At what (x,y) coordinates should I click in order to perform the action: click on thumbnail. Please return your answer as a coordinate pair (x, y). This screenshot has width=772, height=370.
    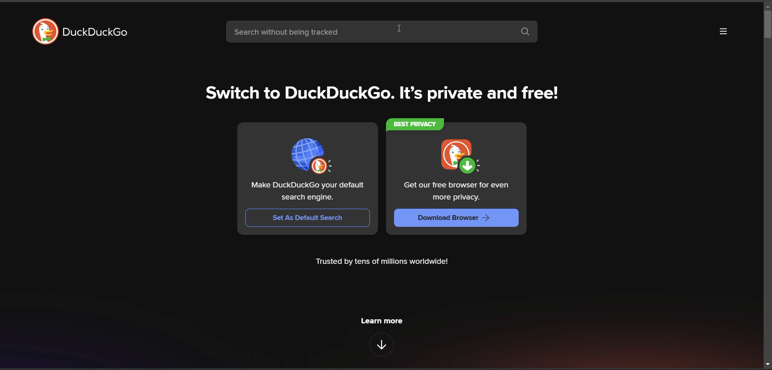
    Looking at the image, I should click on (463, 158).